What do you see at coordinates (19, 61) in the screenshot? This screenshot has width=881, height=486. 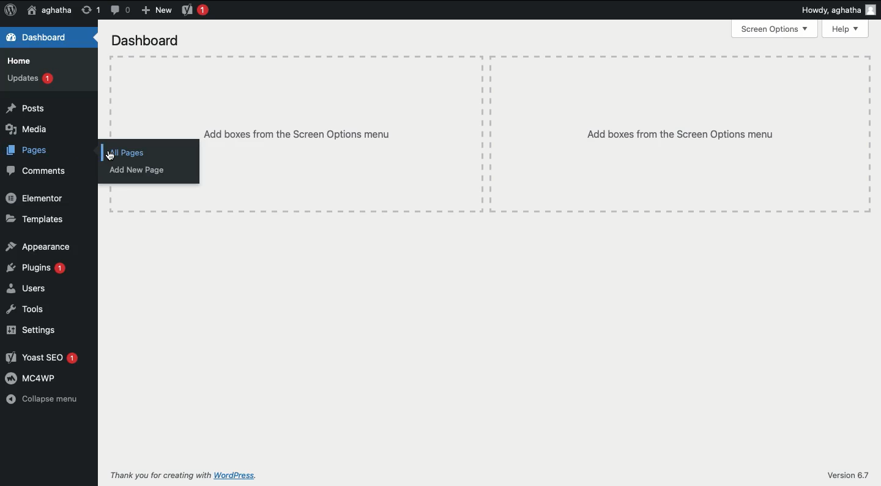 I see `Home` at bounding box center [19, 61].